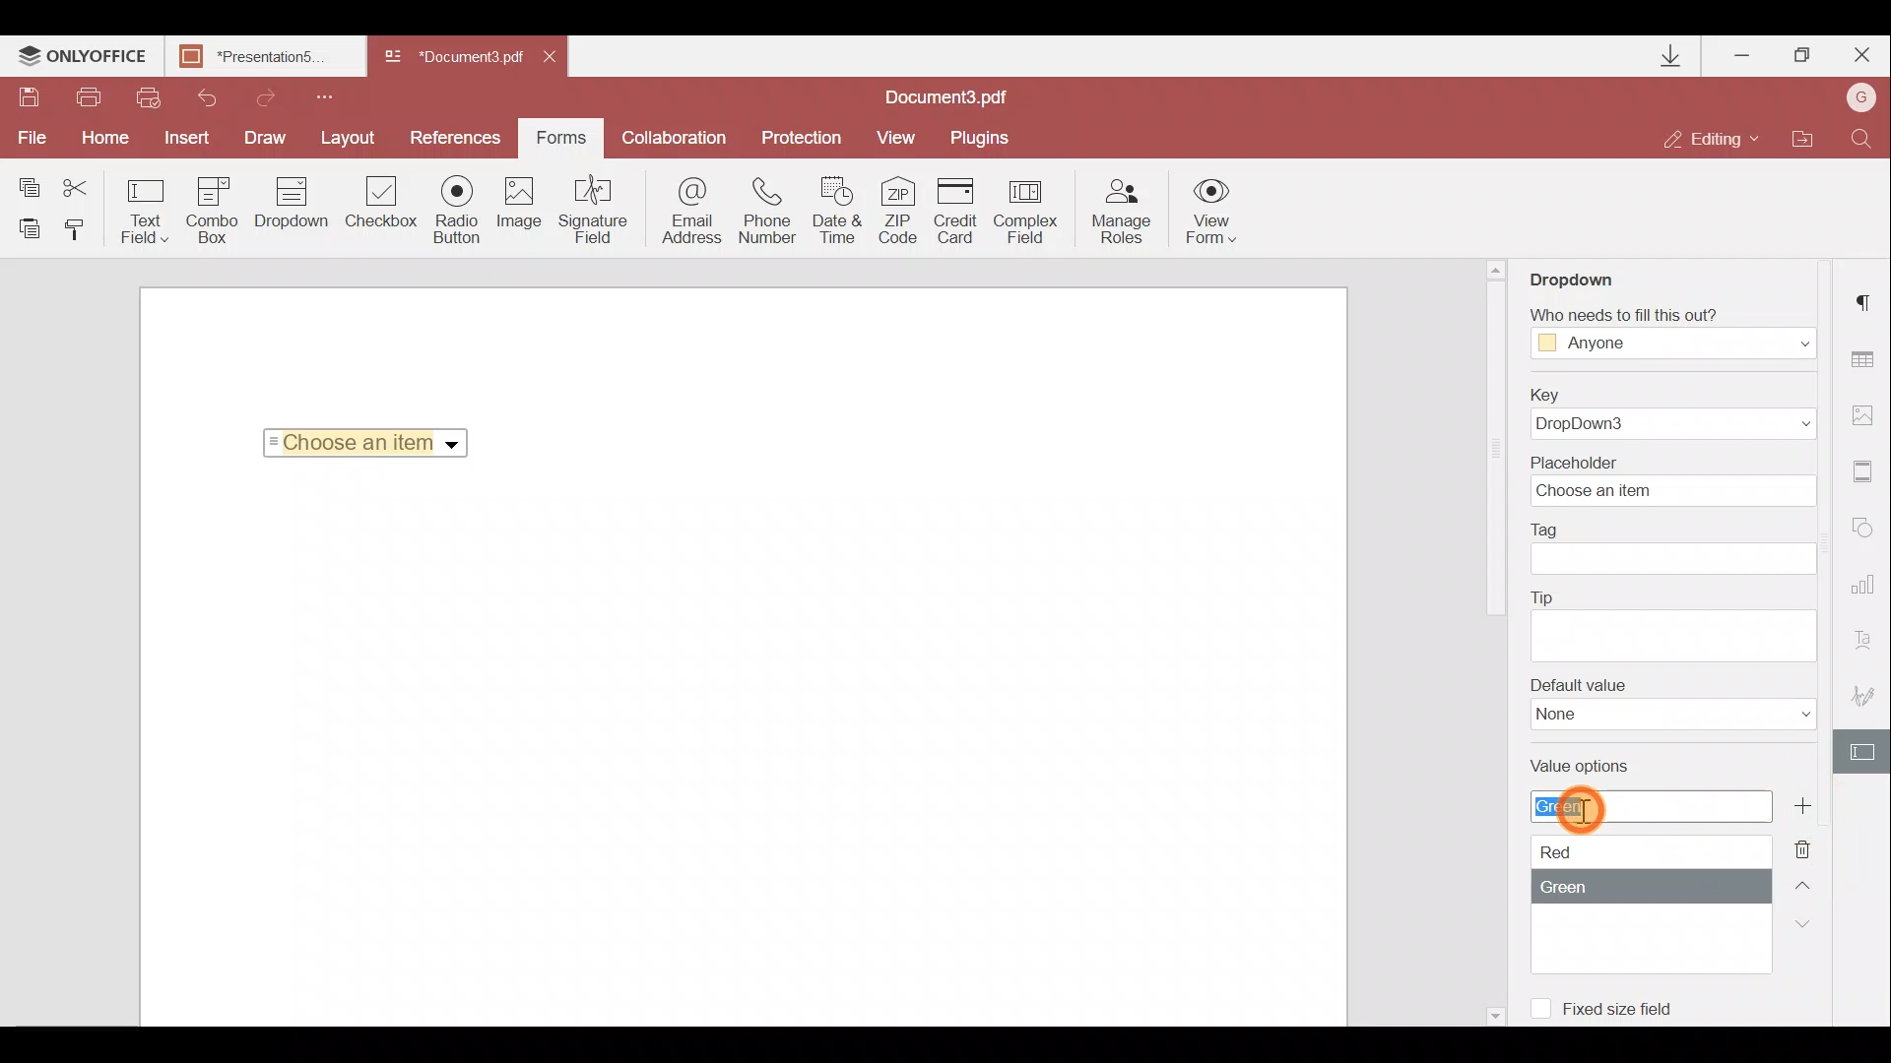 The image size is (1891, 1063). I want to click on Redo, so click(267, 95).